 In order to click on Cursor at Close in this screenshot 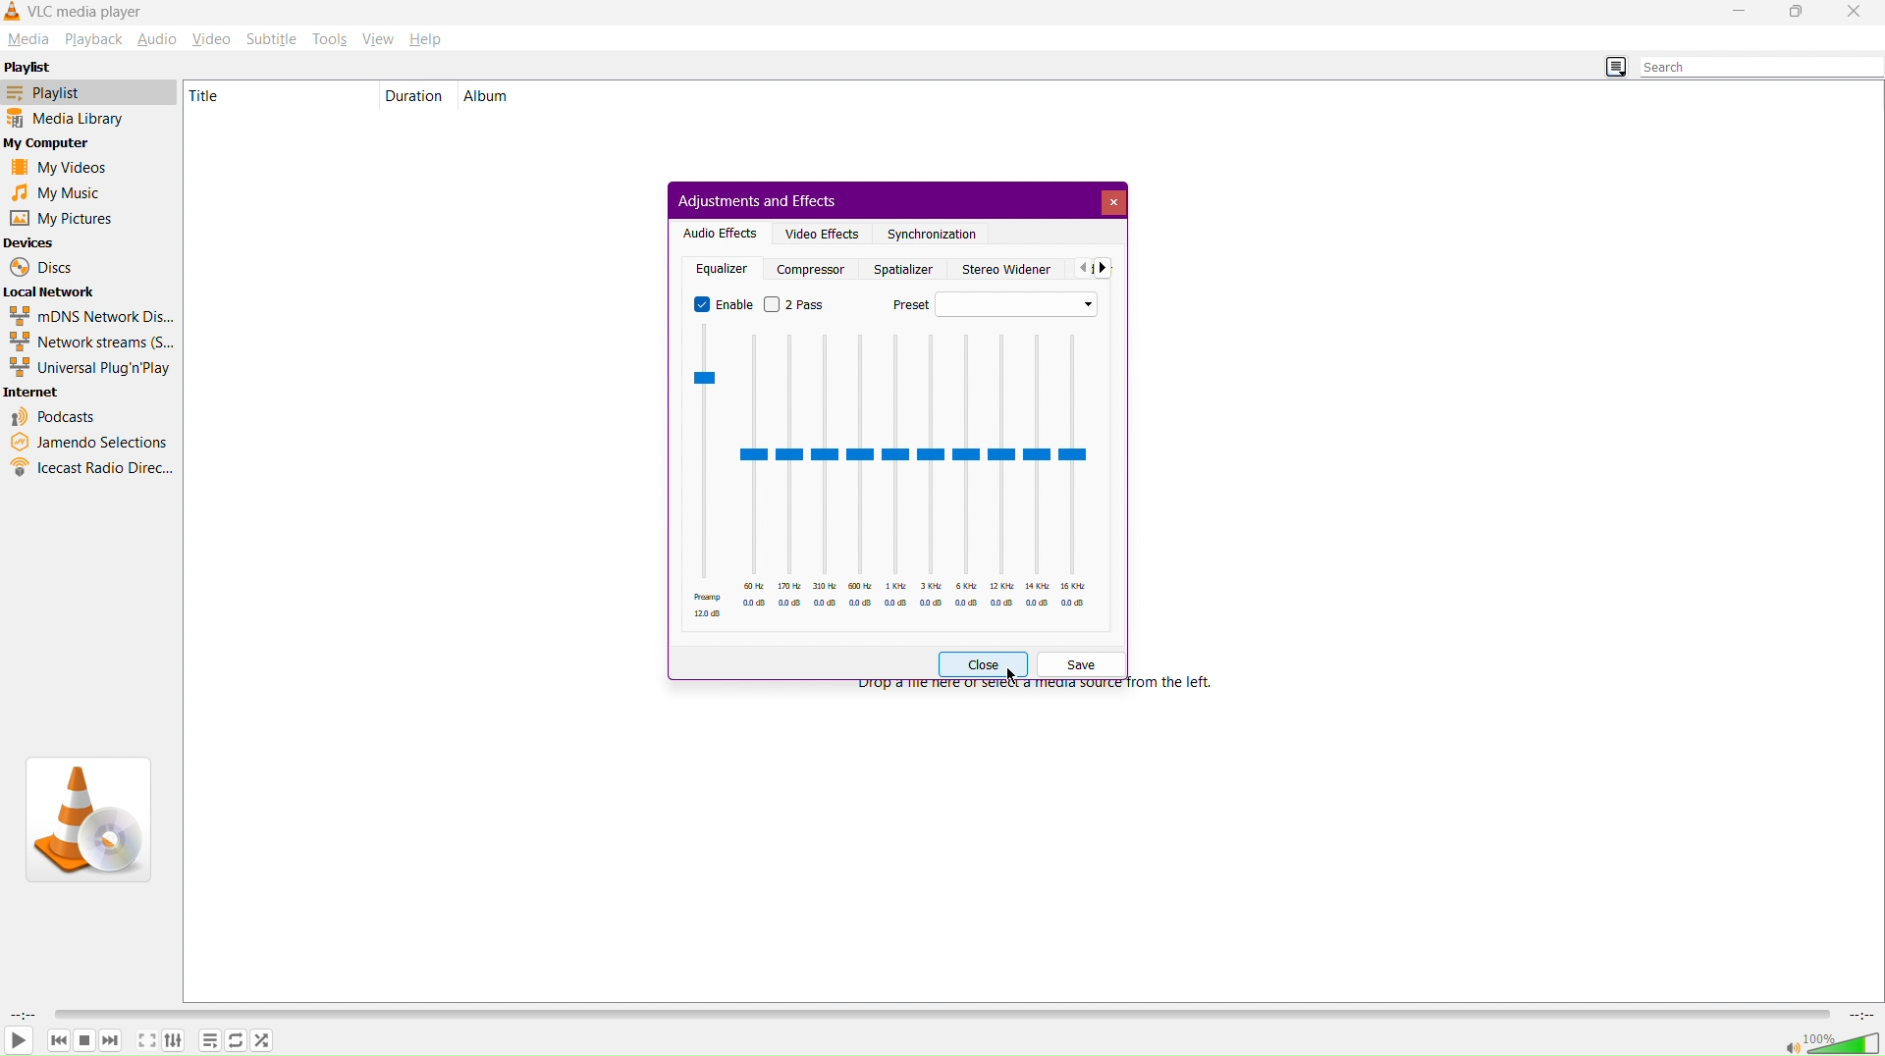, I will do `click(1010, 678)`.